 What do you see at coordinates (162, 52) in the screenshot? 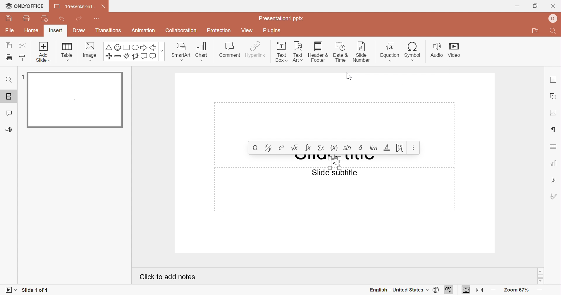
I see `more options` at bounding box center [162, 52].